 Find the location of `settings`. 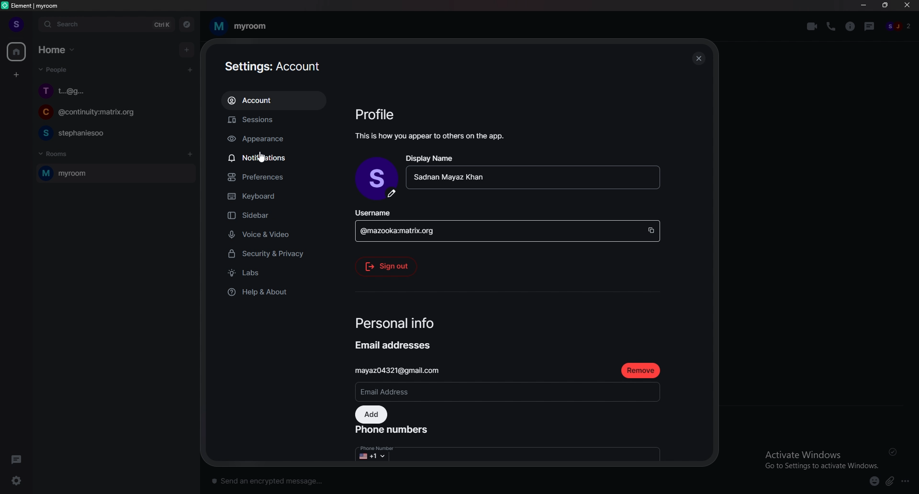

settings is located at coordinates (15, 481).